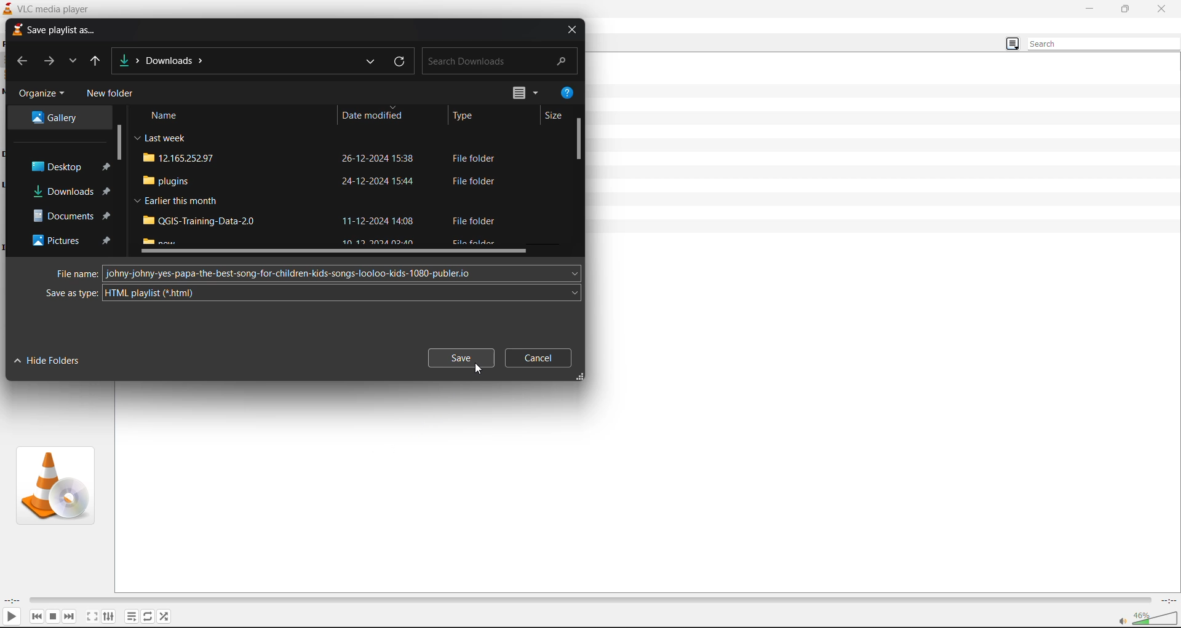 This screenshot has width=1181, height=628. Describe the element at coordinates (54, 485) in the screenshot. I see `thumbnail` at that location.